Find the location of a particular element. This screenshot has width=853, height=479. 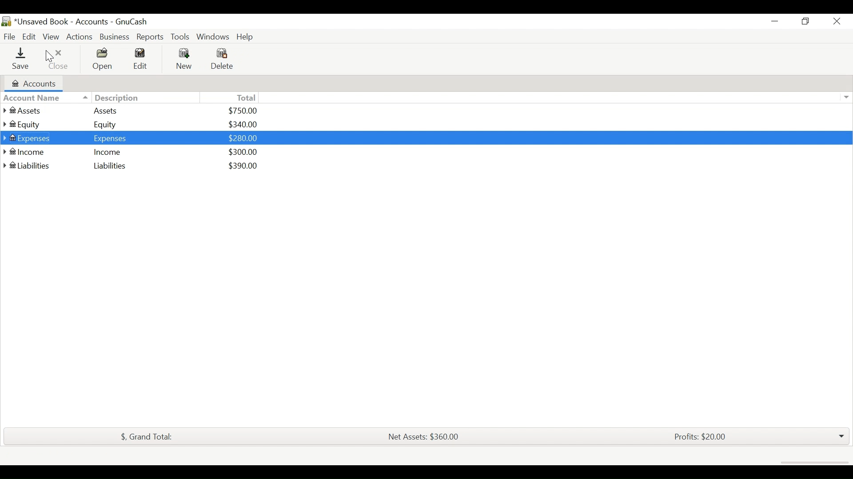

Total is located at coordinates (243, 98).